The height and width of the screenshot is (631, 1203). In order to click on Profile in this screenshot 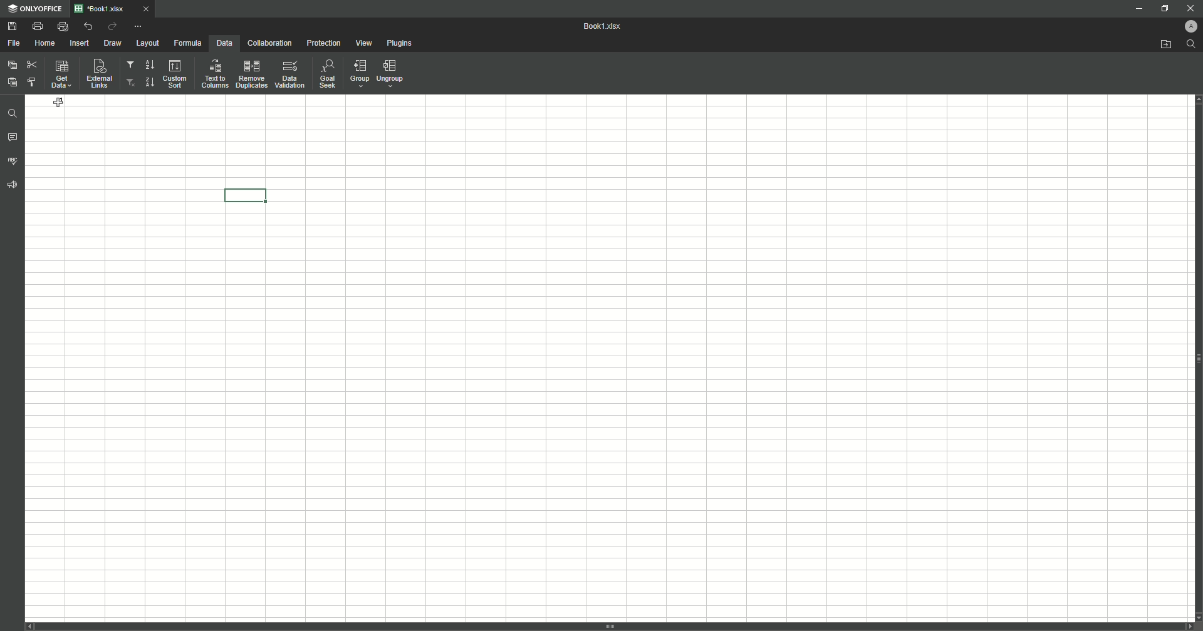, I will do `click(1186, 26)`.